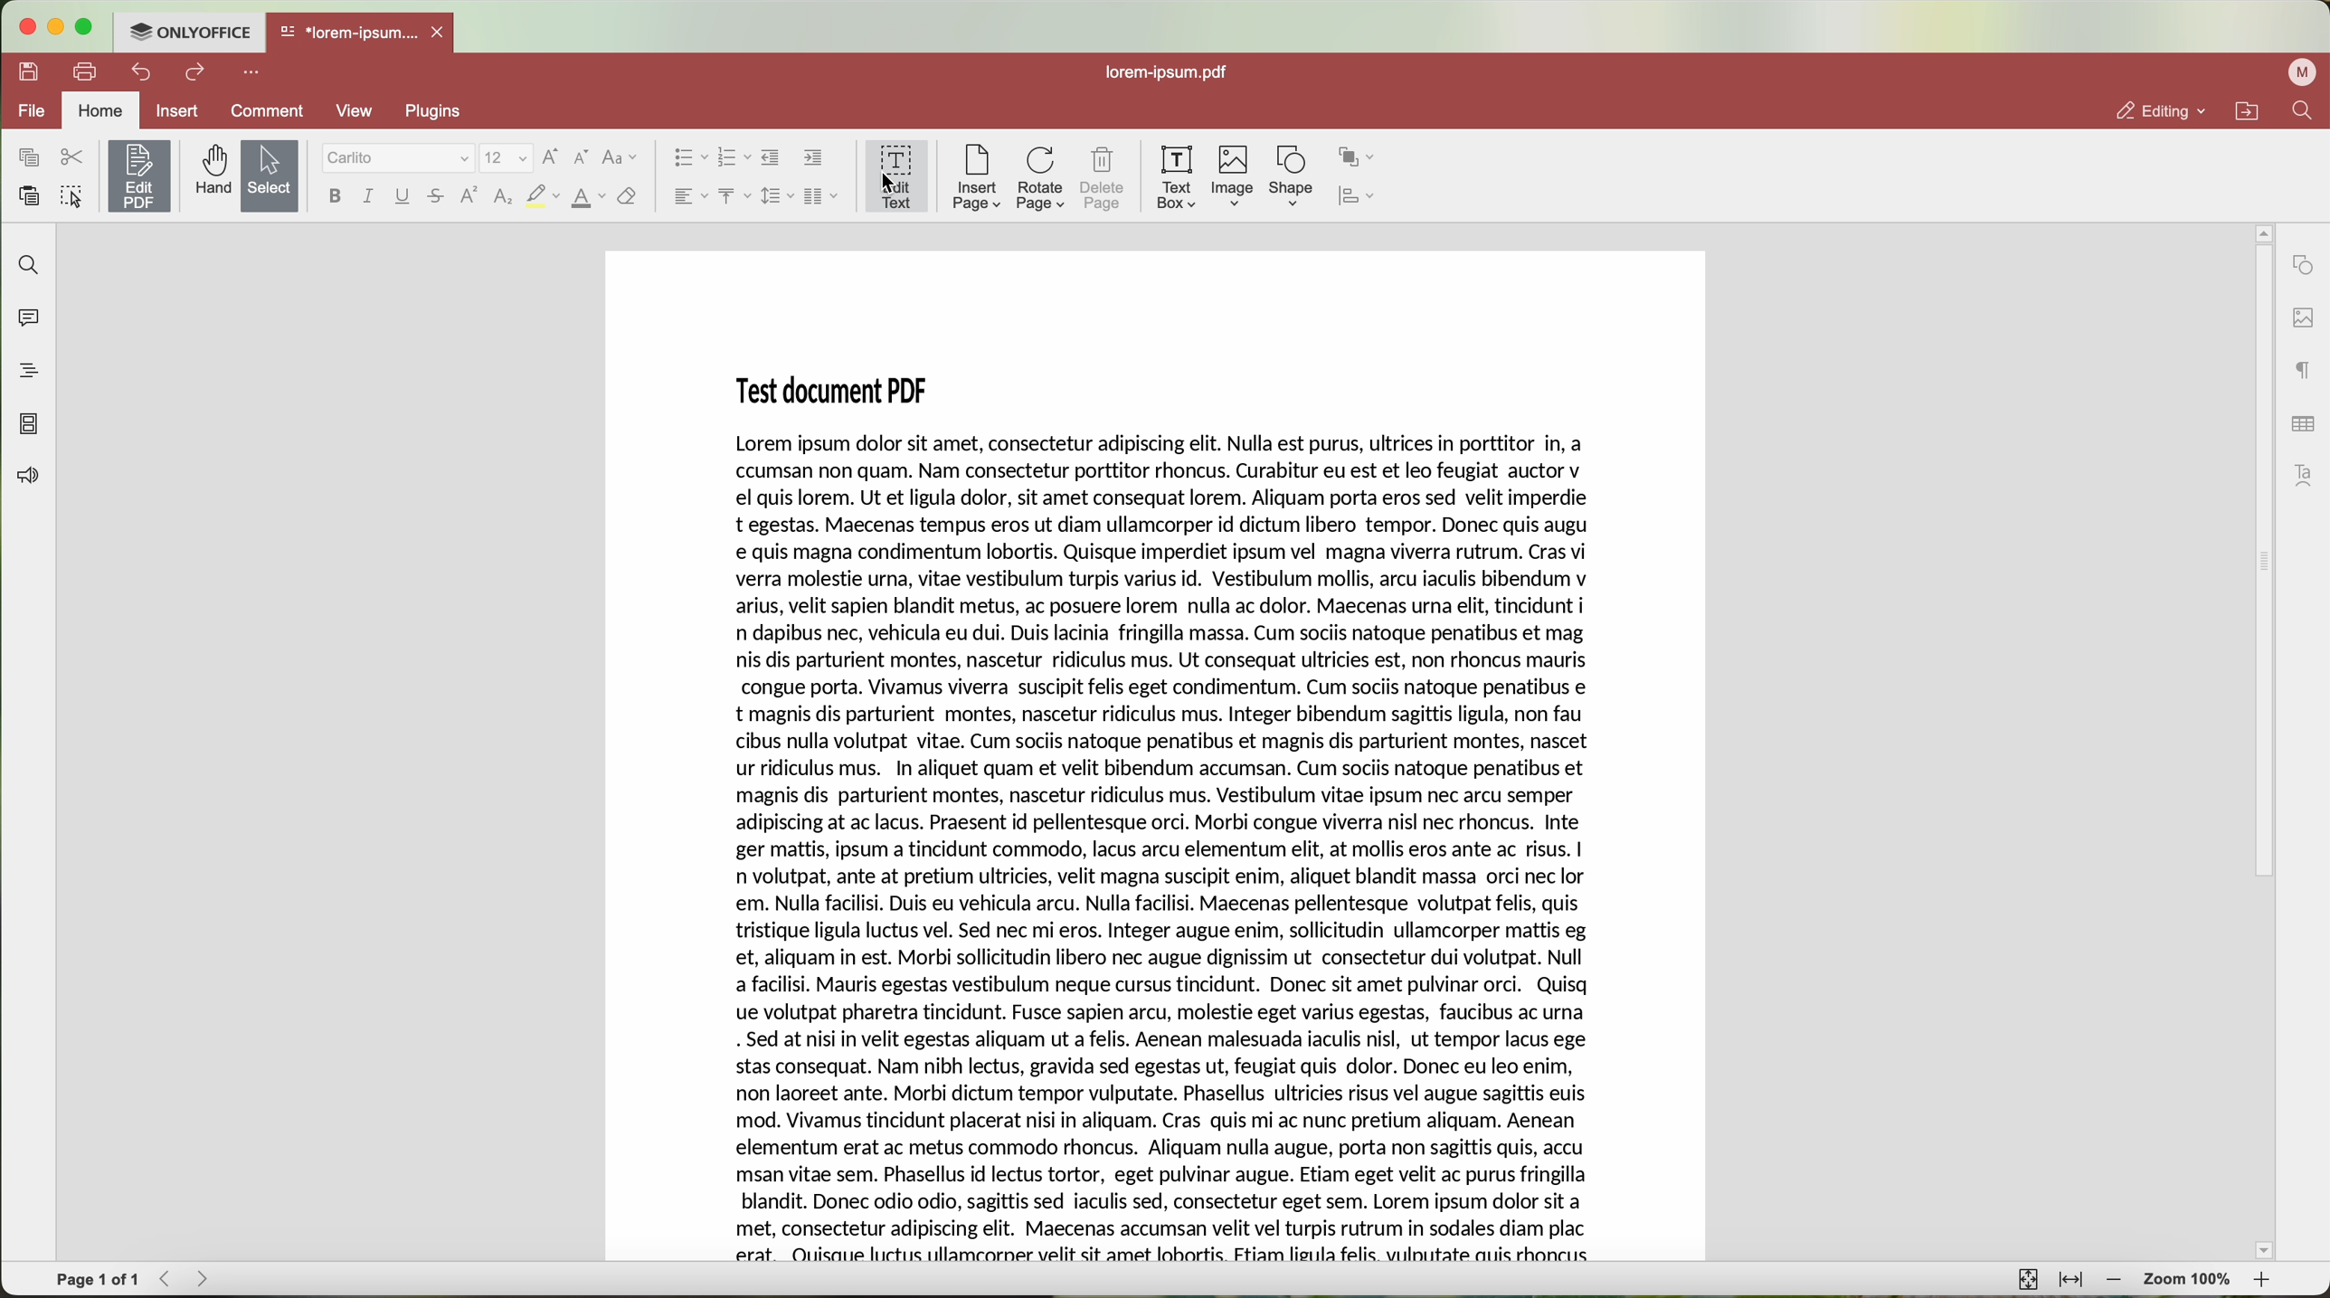 The height and width of the screenshot is (1298, 2330). Describe the element at coordinates (2304, 428) in the screenshot. I see `table settings` at that location.